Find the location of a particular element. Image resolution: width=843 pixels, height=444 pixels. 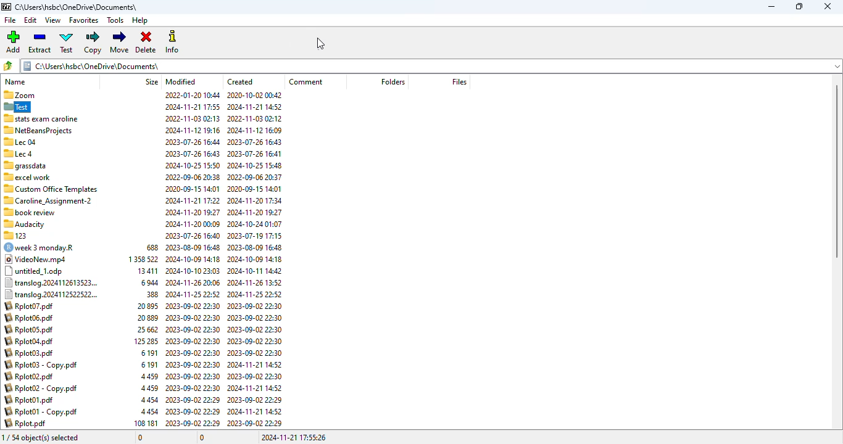

stats exam caroline is located at coordinates (41, 118).